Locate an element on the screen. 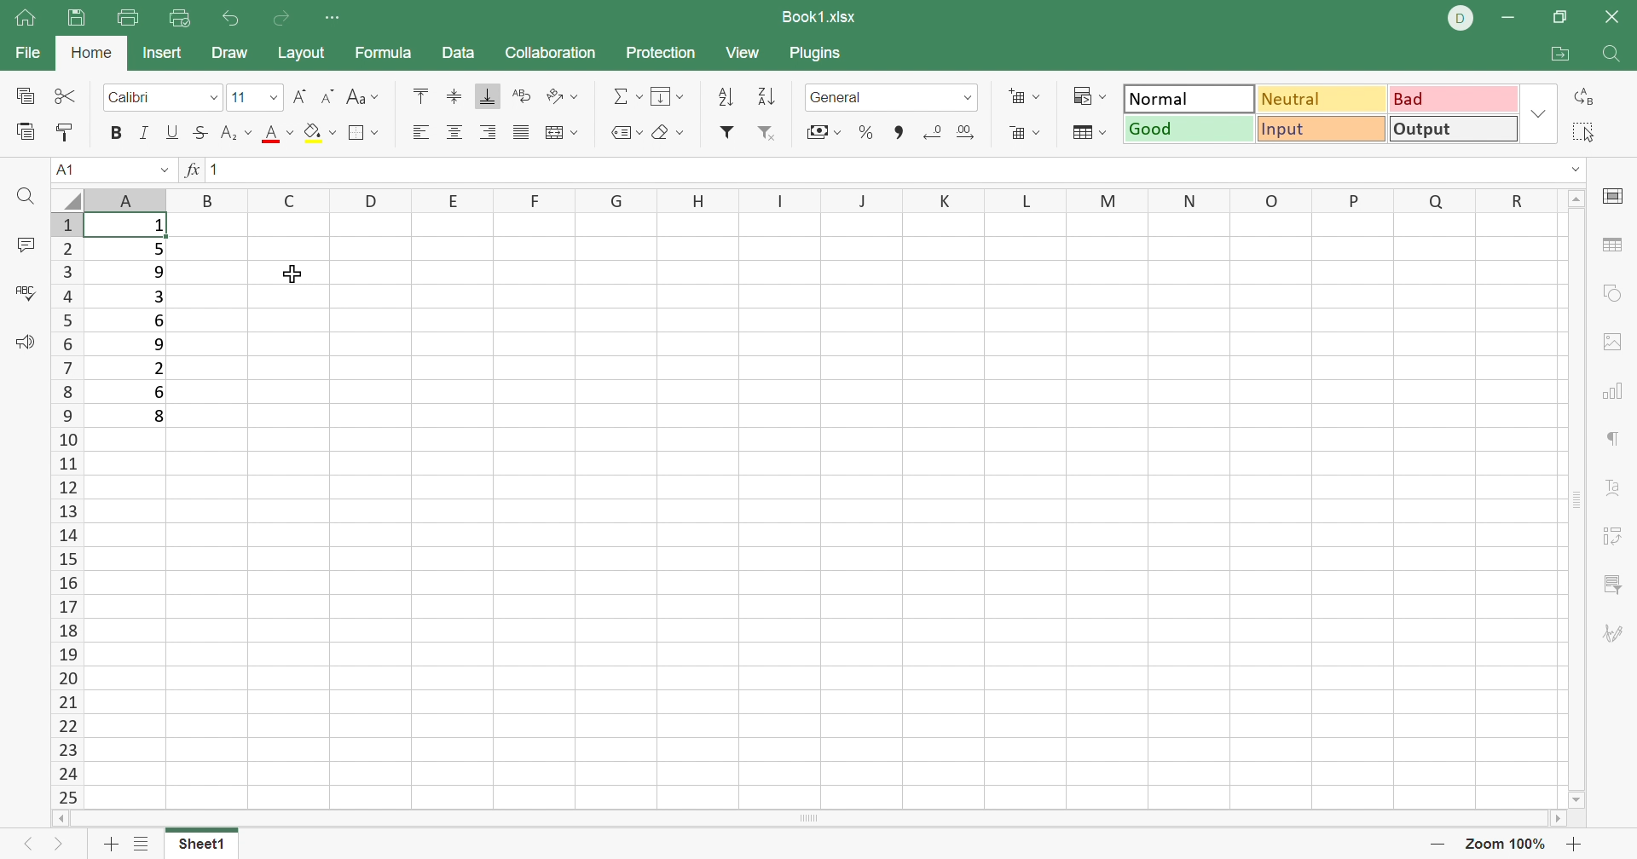  1 is located at coordinates (215, 169).